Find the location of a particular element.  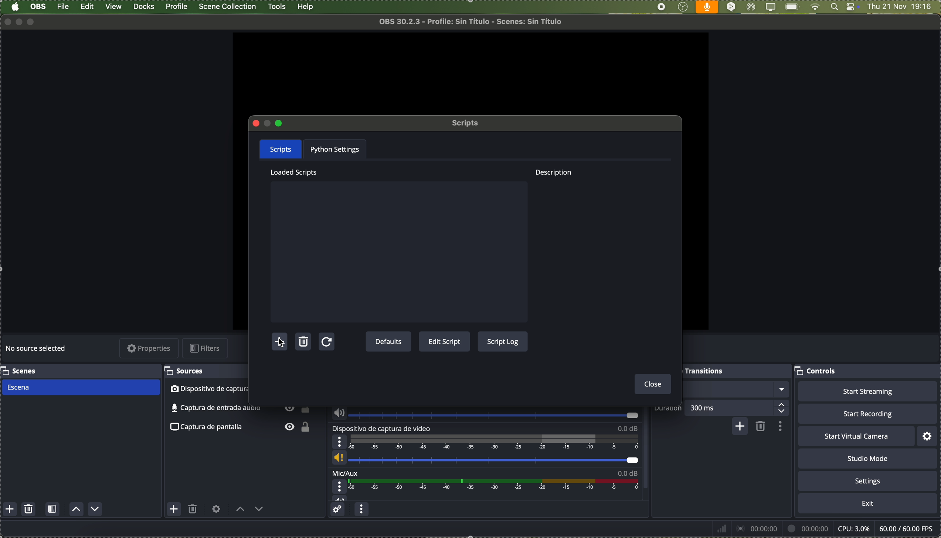

stop recording is located at coordinates (661, 7).